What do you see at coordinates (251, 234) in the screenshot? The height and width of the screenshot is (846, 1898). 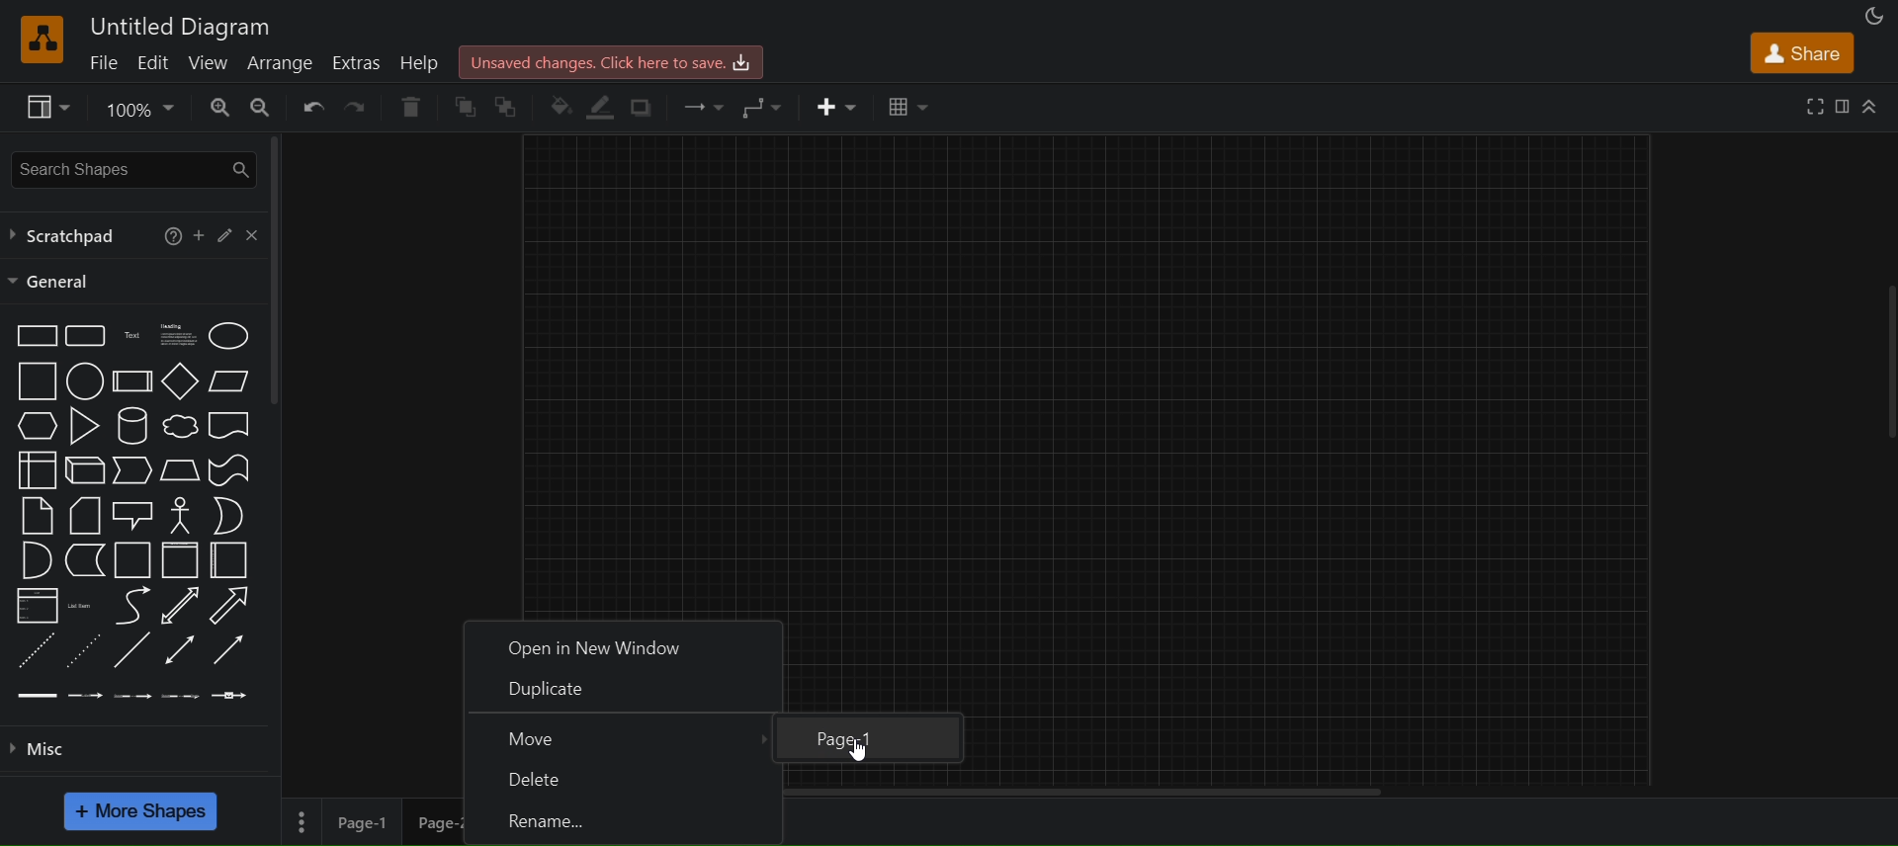 I see `close` at bounding box center [251, 234].